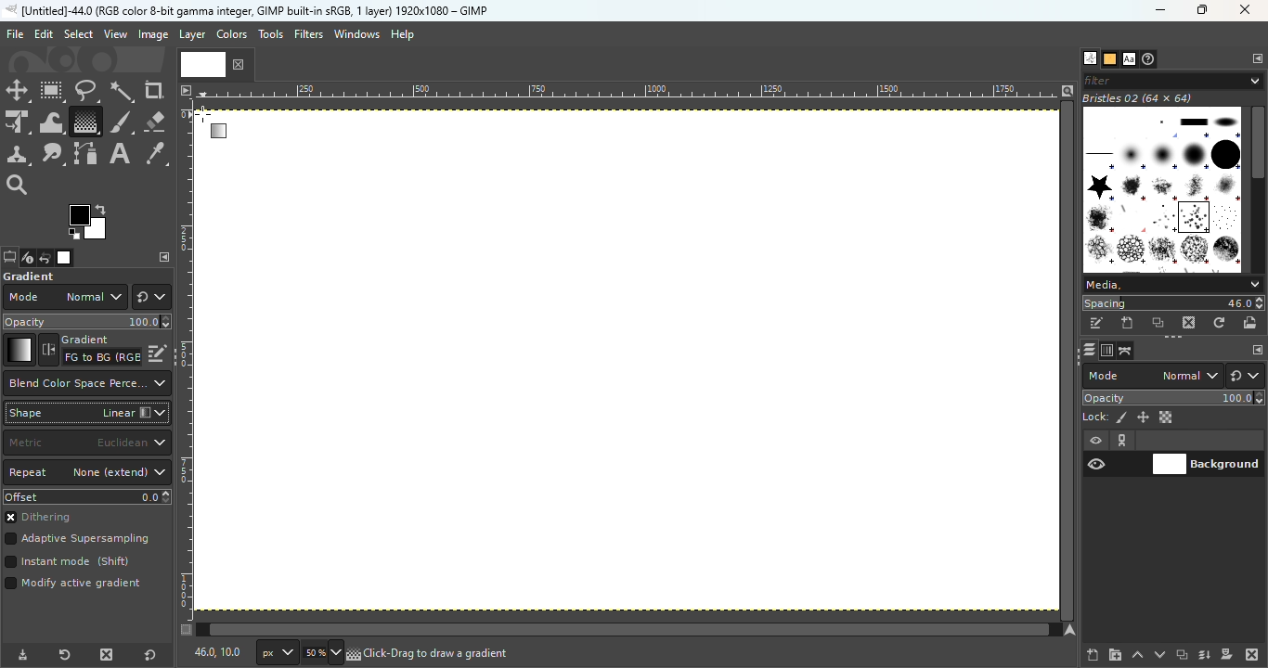  What do you see at coordinates (214, 651) in the screenshot?
I see `460,100` at bounding box center [214, 651].